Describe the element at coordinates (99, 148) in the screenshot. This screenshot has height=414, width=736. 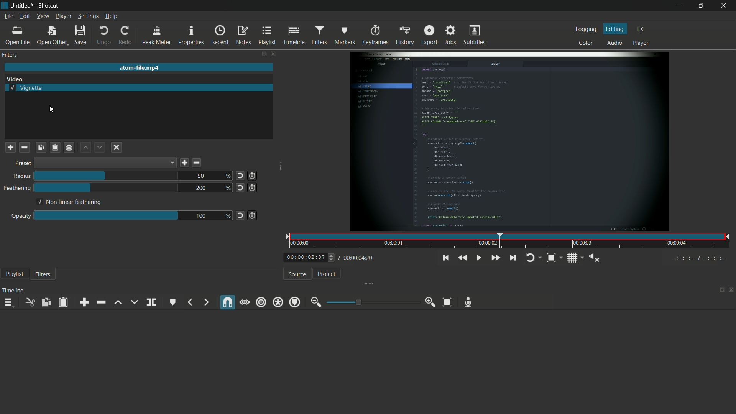
I see `move filter down` at that location.